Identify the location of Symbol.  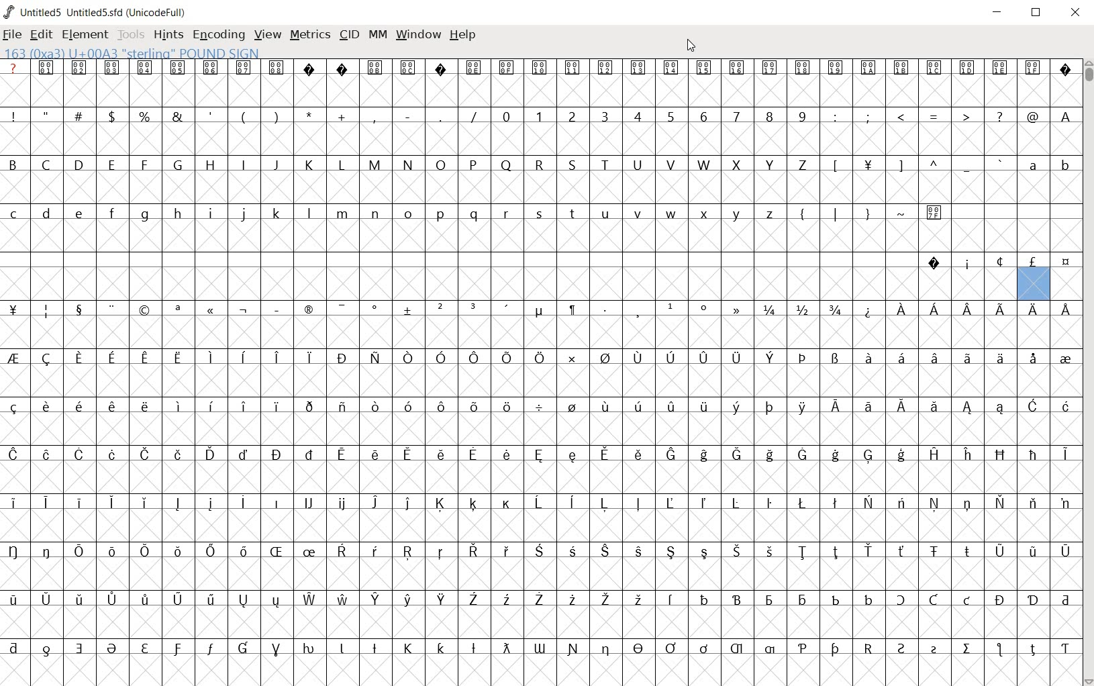
(44, 407).